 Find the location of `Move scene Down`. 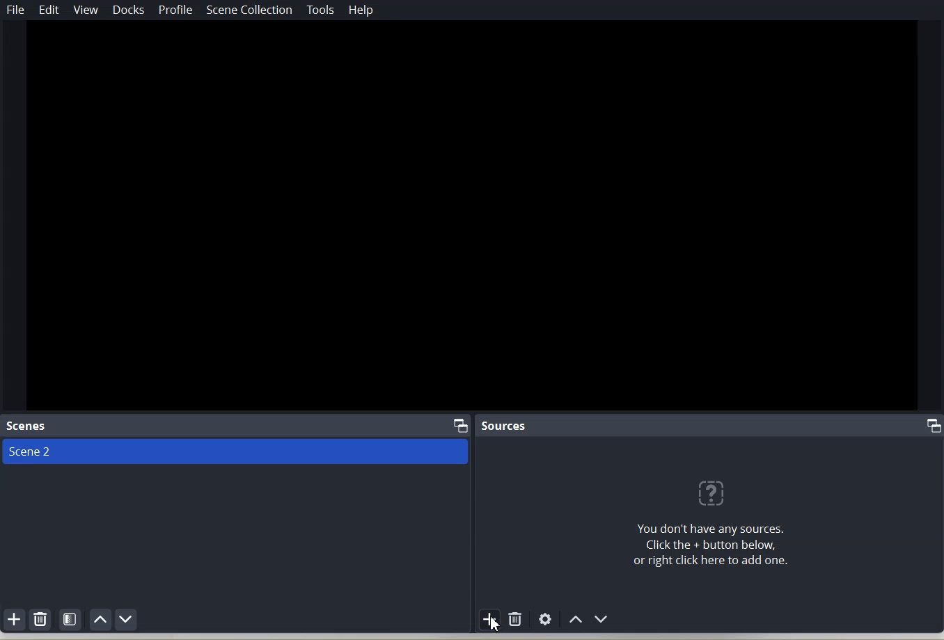

Move scene Down is located at coordinates (127, 619).